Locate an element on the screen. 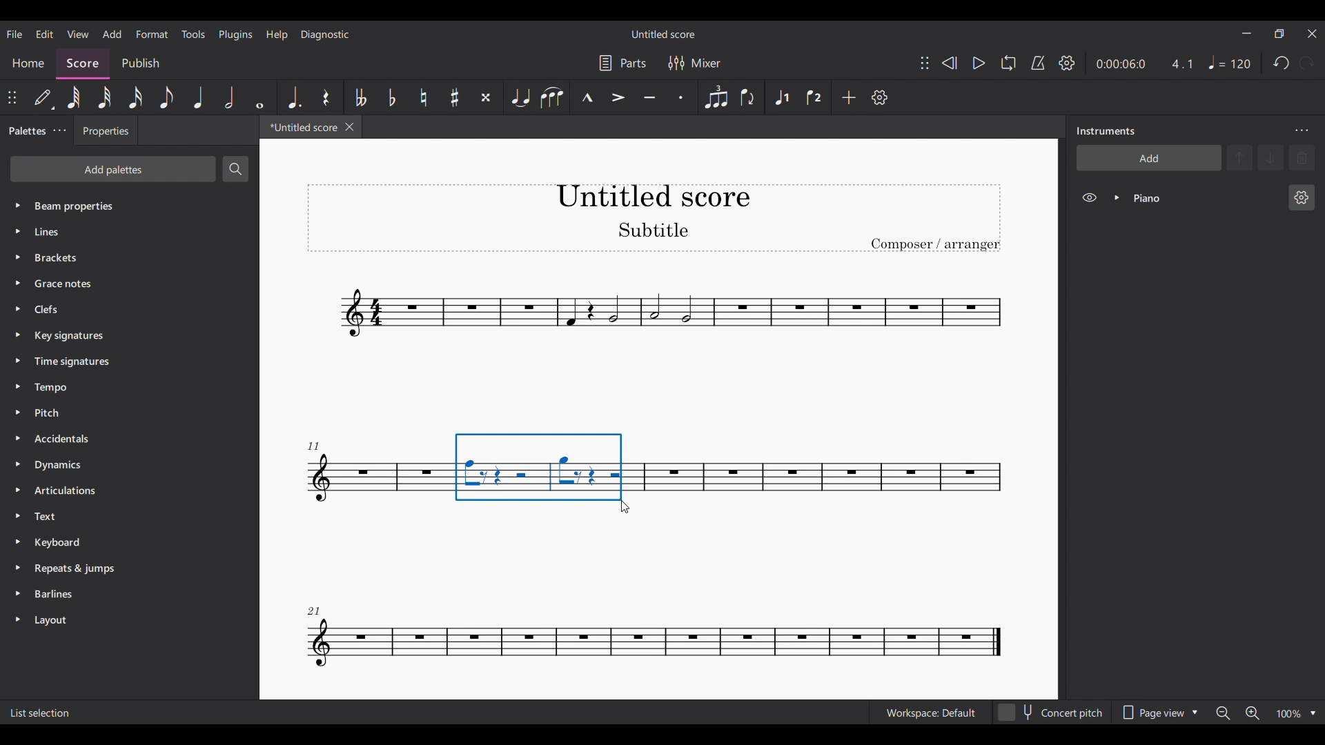 This screenshot has width=1325, height=745. Edit menu is located at coordinates (45, 34).